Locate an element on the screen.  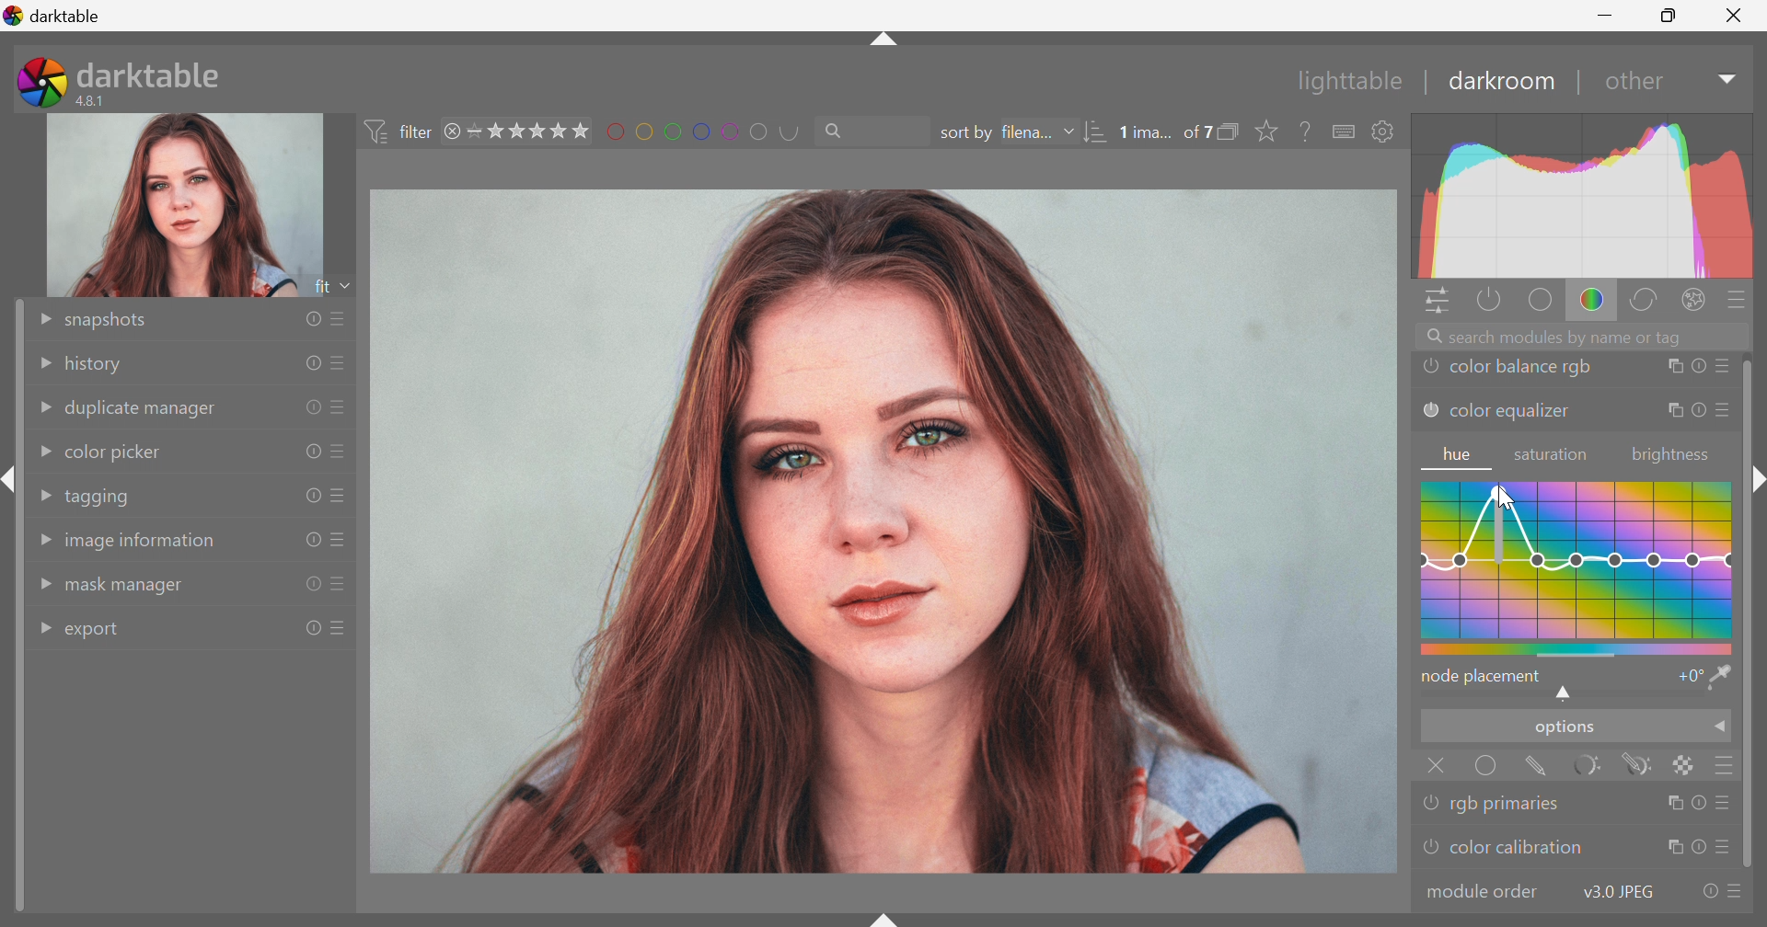
blending options is located at coordinates (1729, 765).